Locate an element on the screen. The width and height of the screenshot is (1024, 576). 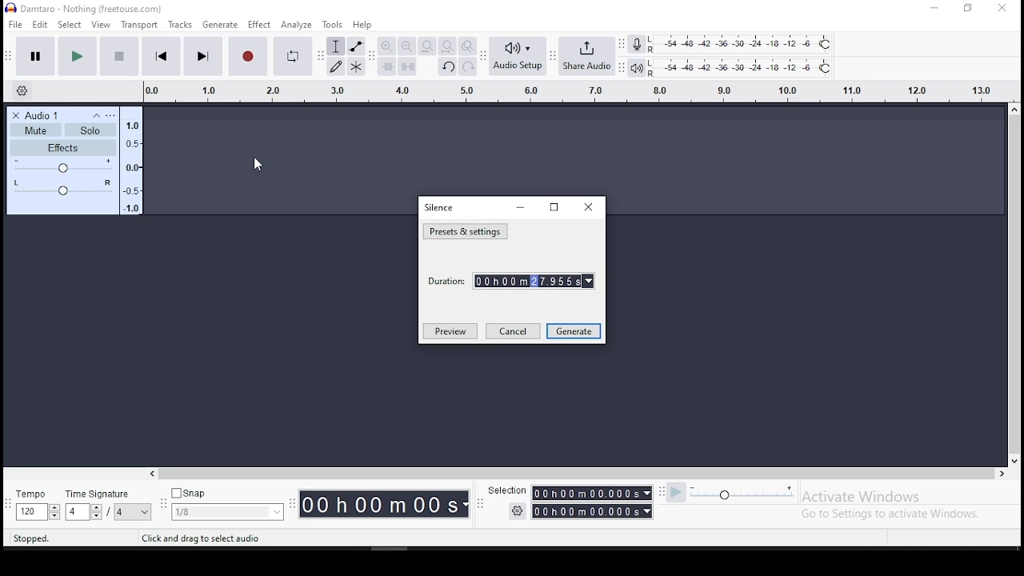
recording level is located at coordinates (742, 43).